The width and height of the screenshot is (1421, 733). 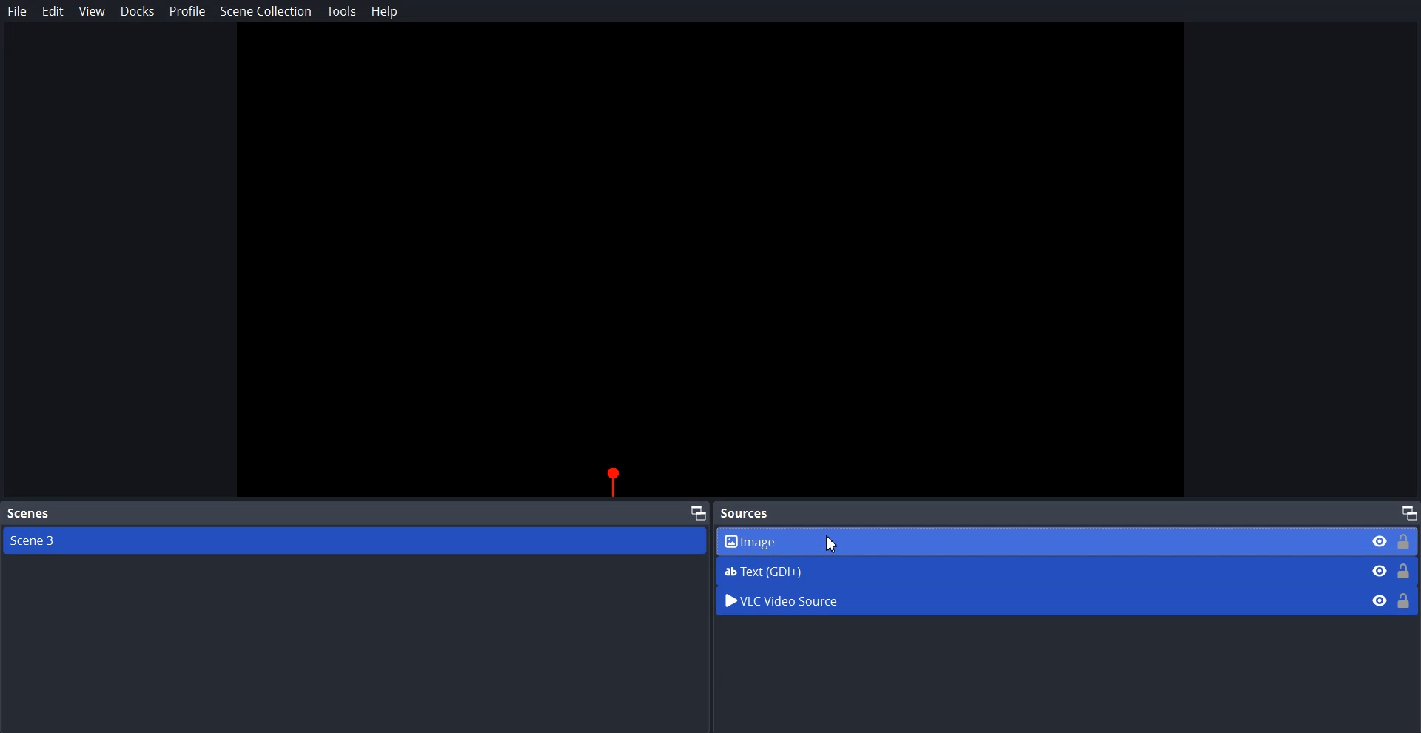 I want to click on Scene Collection, so click(x=266, y=13).